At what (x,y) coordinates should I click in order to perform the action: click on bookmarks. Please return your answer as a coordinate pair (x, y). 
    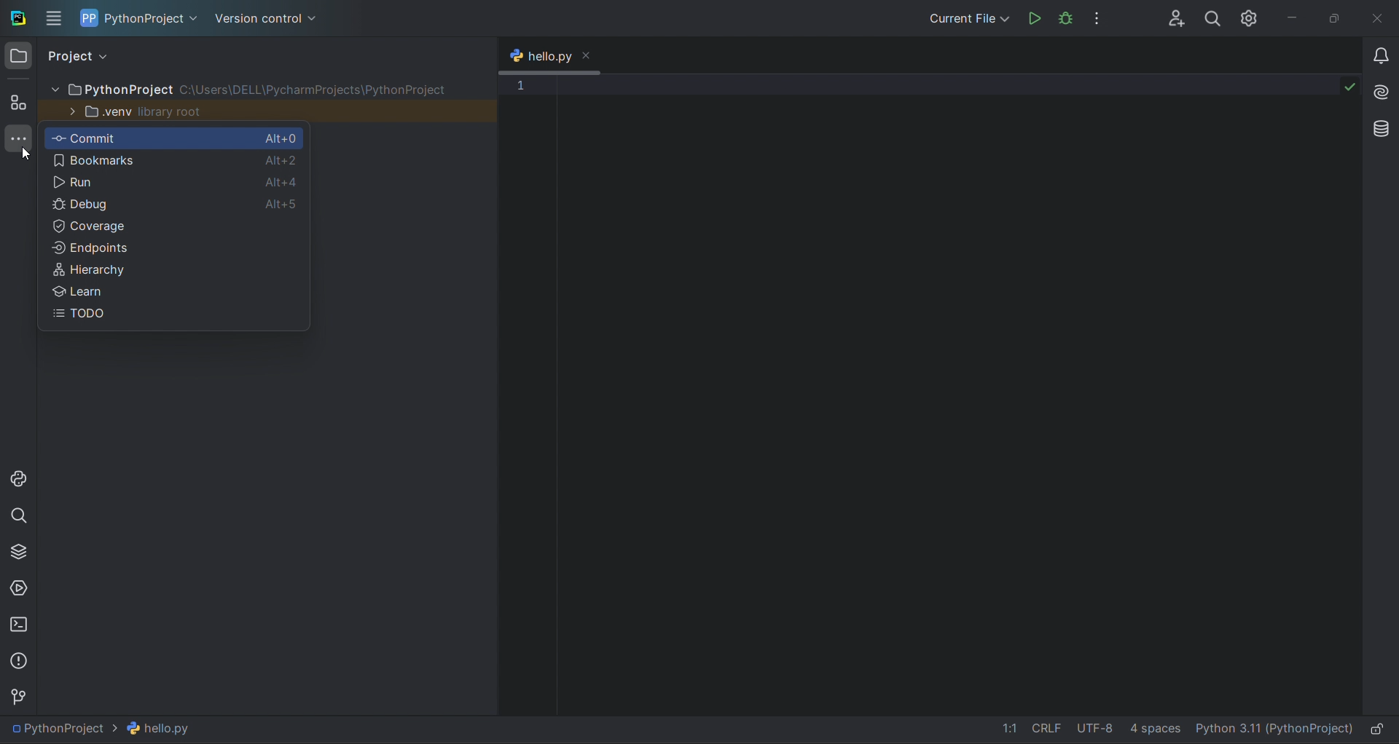
    Looking at the image, I should click on (141, 162).